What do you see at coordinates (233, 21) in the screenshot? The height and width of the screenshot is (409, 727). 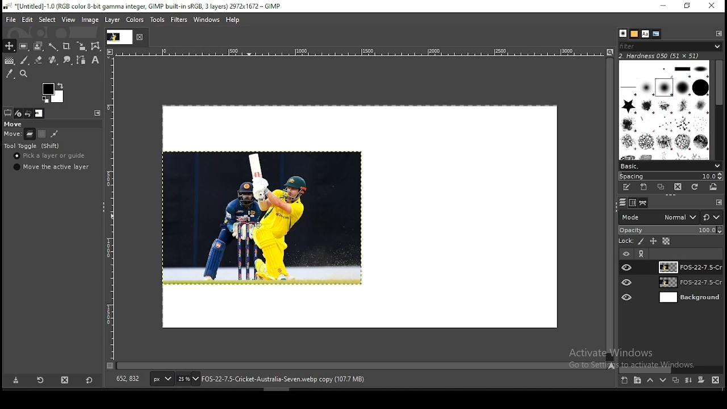 I see `help` at bounding box center [233, 21].